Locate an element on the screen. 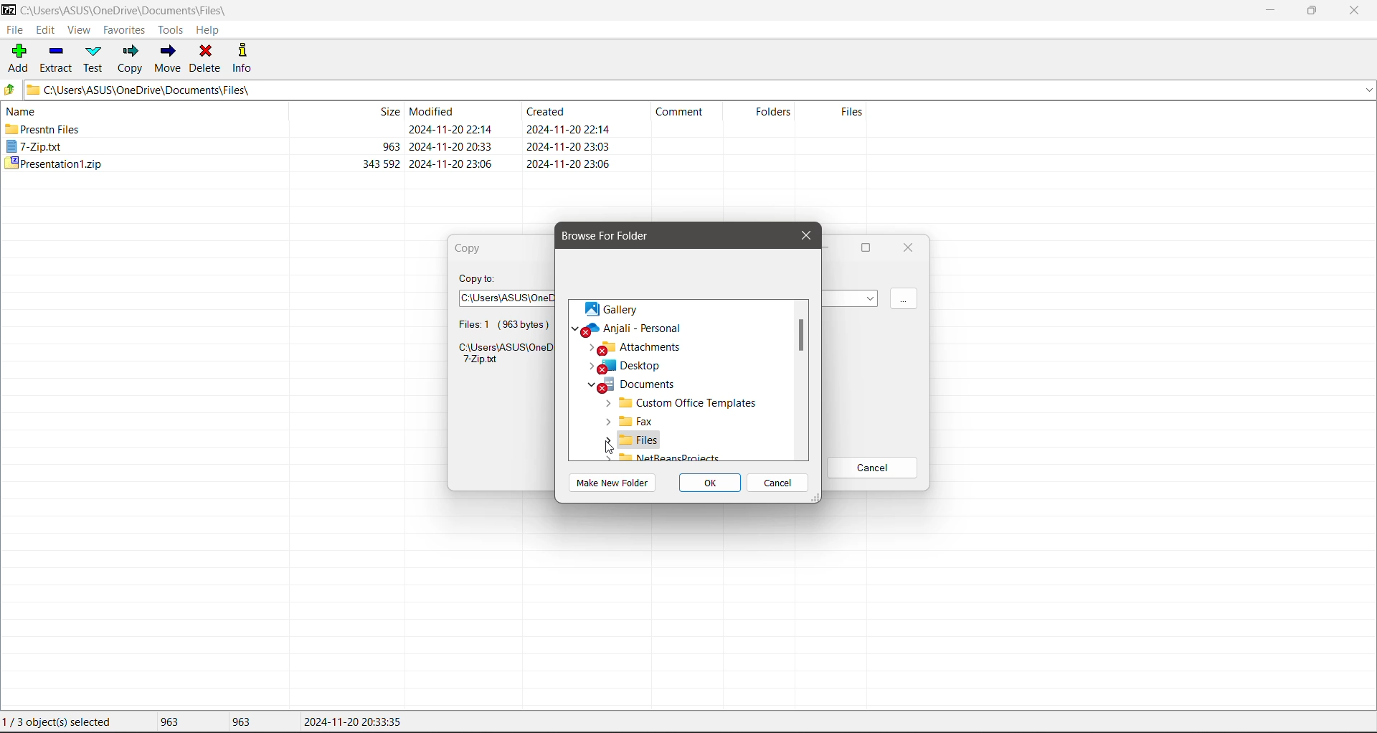 This screenshot has width=1377, height=733. Selected file location path is located at coordinates (501, 356).